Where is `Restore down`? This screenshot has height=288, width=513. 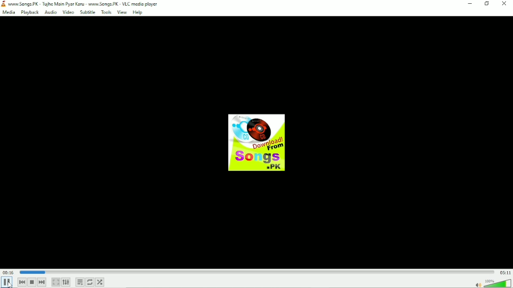 Restore down is located at coordinates (486, 5).